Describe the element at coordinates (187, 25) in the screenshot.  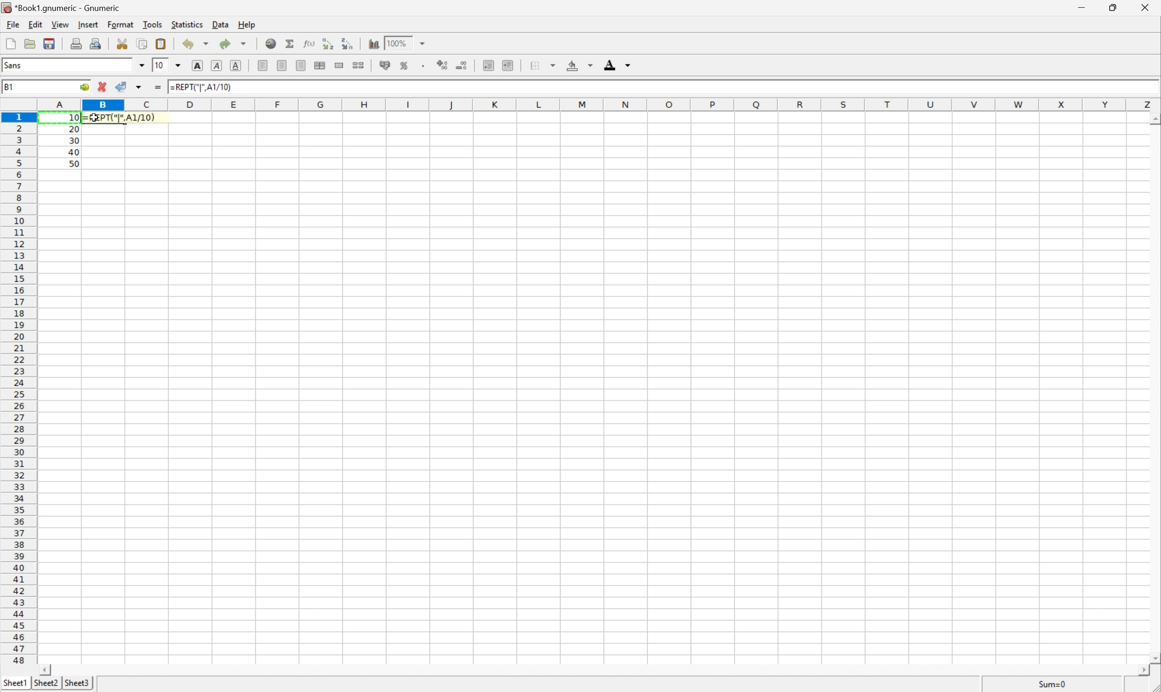
I see `Statistics` at that location.